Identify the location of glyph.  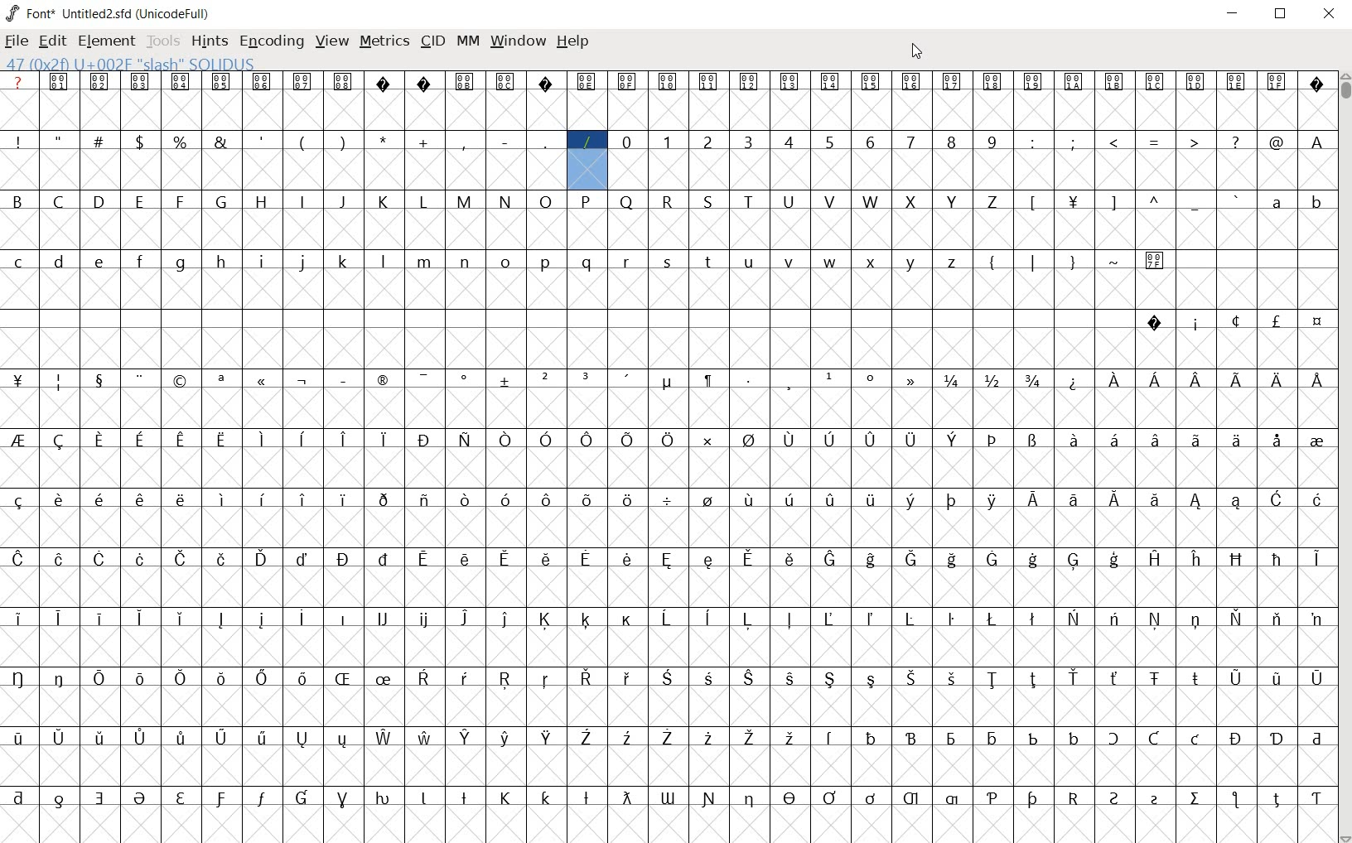
(952, 501).